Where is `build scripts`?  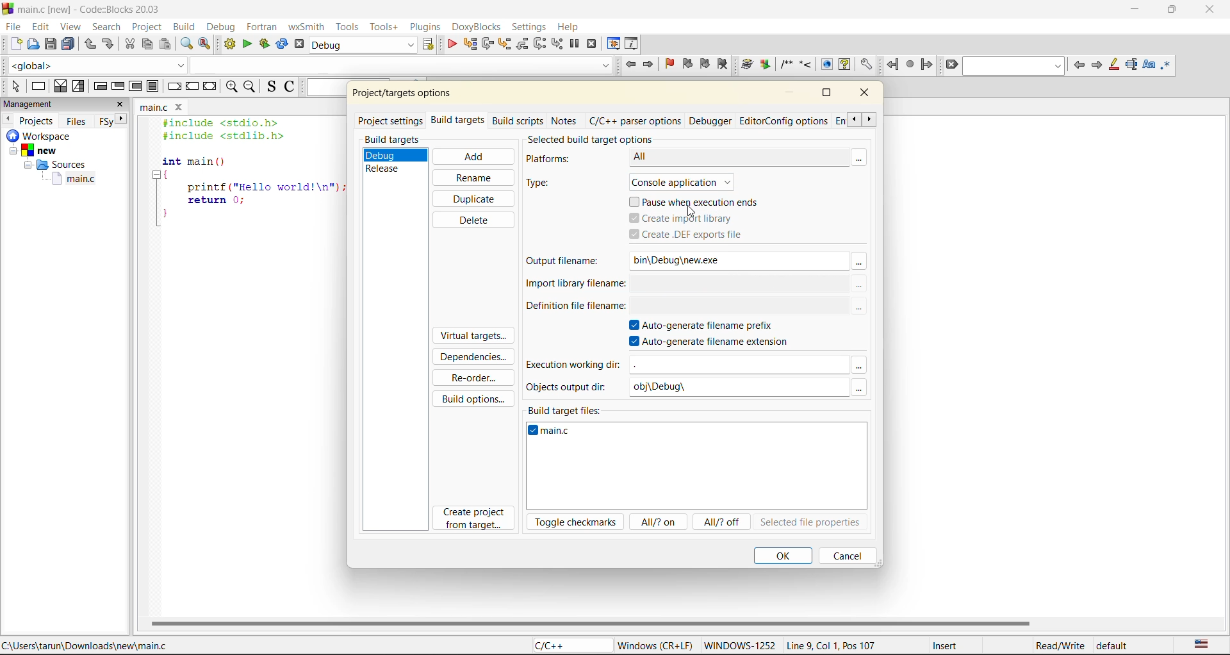
build scripts is located at coordinates (517, 120).